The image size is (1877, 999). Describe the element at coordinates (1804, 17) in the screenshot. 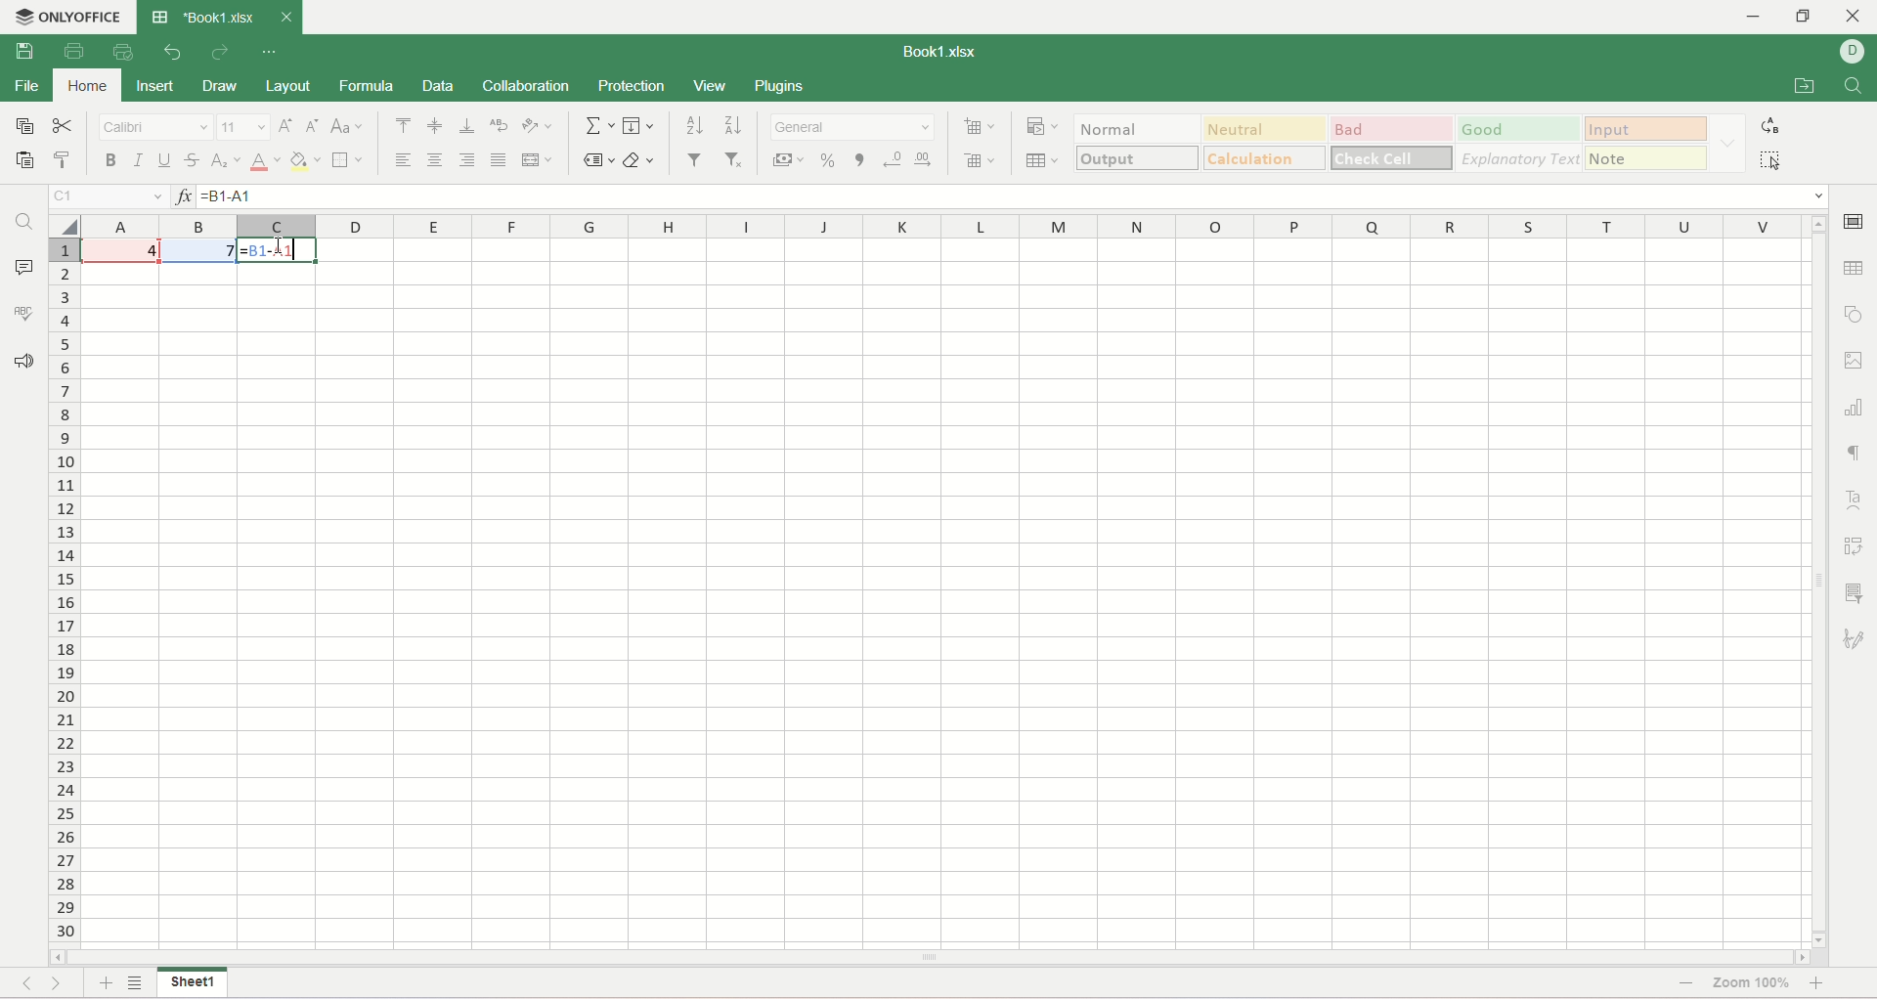

I see `maximize` at that location.